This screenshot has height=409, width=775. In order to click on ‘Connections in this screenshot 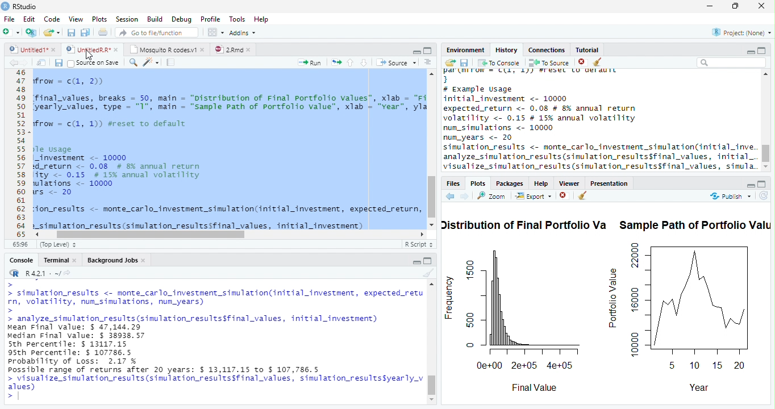, I will do `click(545, 49)`.